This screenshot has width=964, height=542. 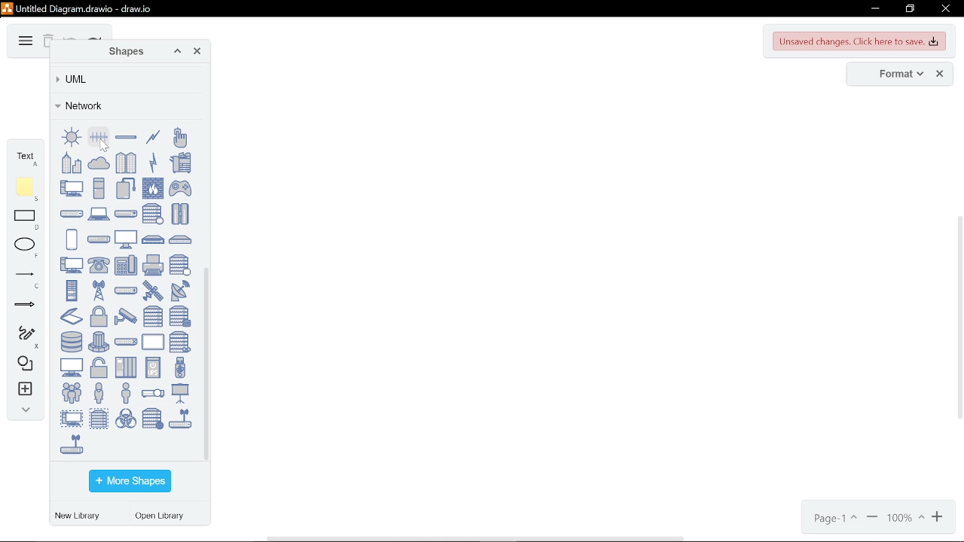 What do you see at coordinates (99, 137) in the screenshot?
I see `bus` at bounding box center [99, 137].